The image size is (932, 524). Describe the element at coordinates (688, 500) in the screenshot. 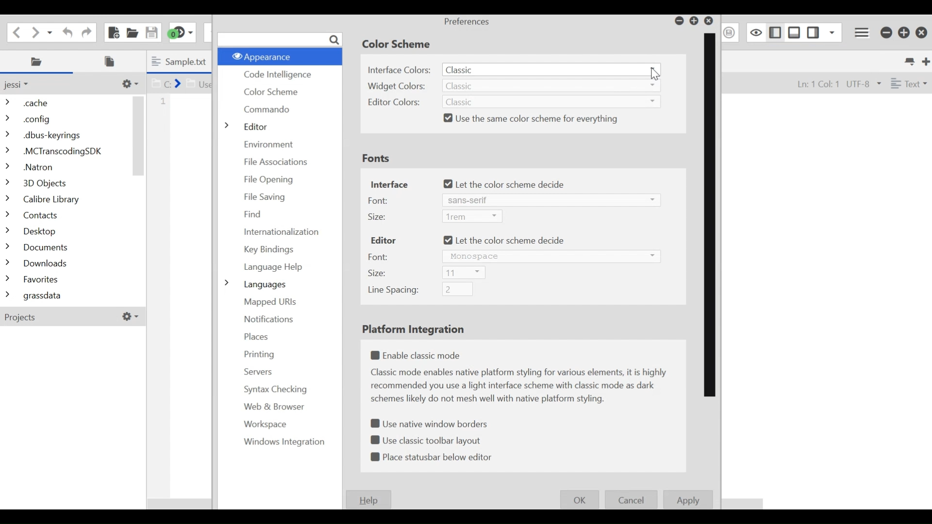

I see `Apply` at that location.